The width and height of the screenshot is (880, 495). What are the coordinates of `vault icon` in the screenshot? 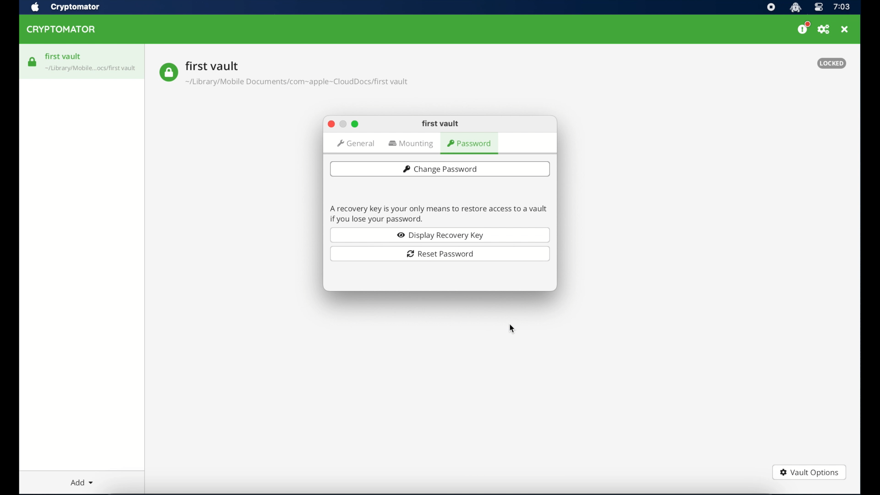 It's located at (91, 70).